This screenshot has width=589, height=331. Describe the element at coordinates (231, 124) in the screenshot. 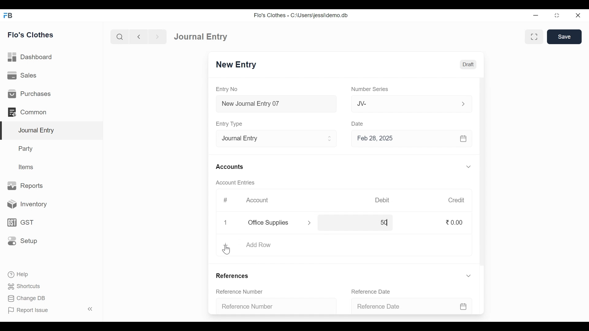

I see `Entry Type` at that location.